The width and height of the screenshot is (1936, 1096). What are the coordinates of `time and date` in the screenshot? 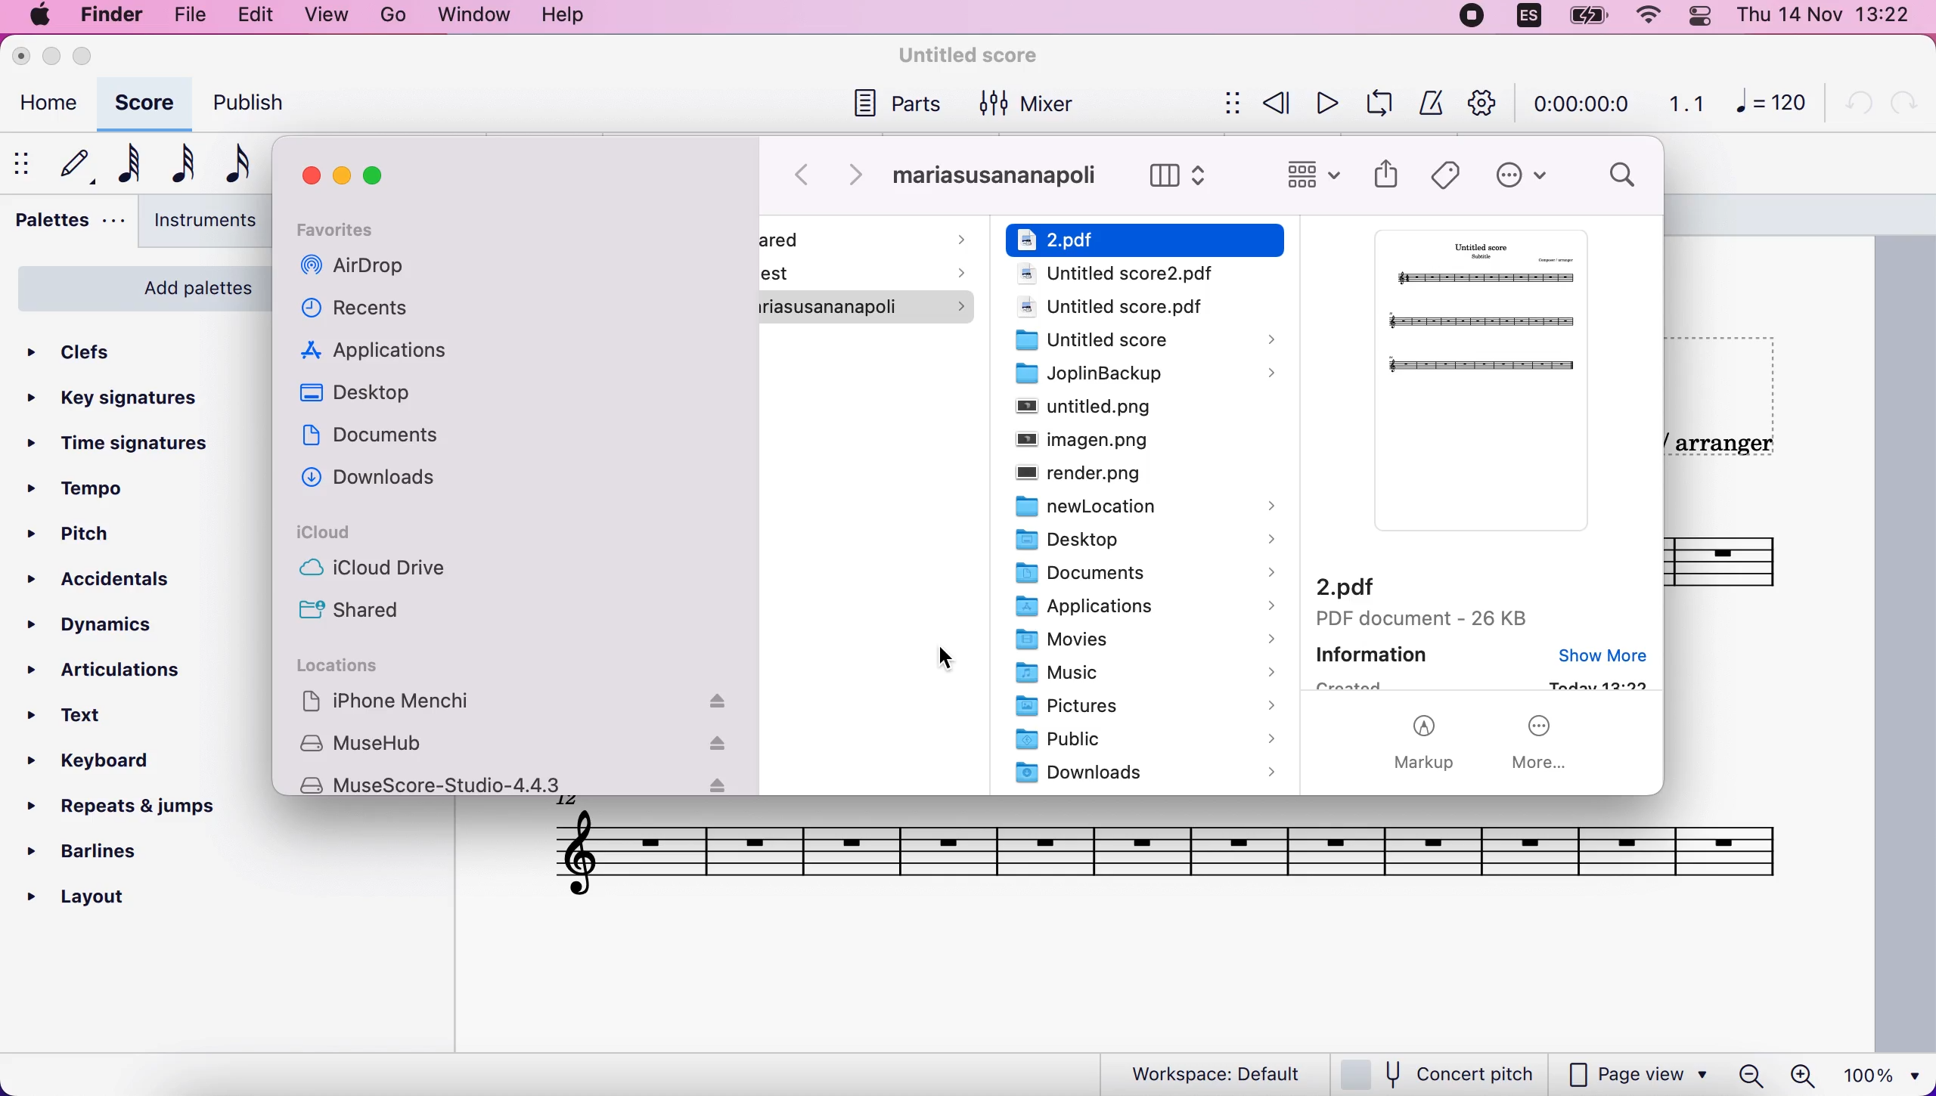 It's located at (1829, 18).